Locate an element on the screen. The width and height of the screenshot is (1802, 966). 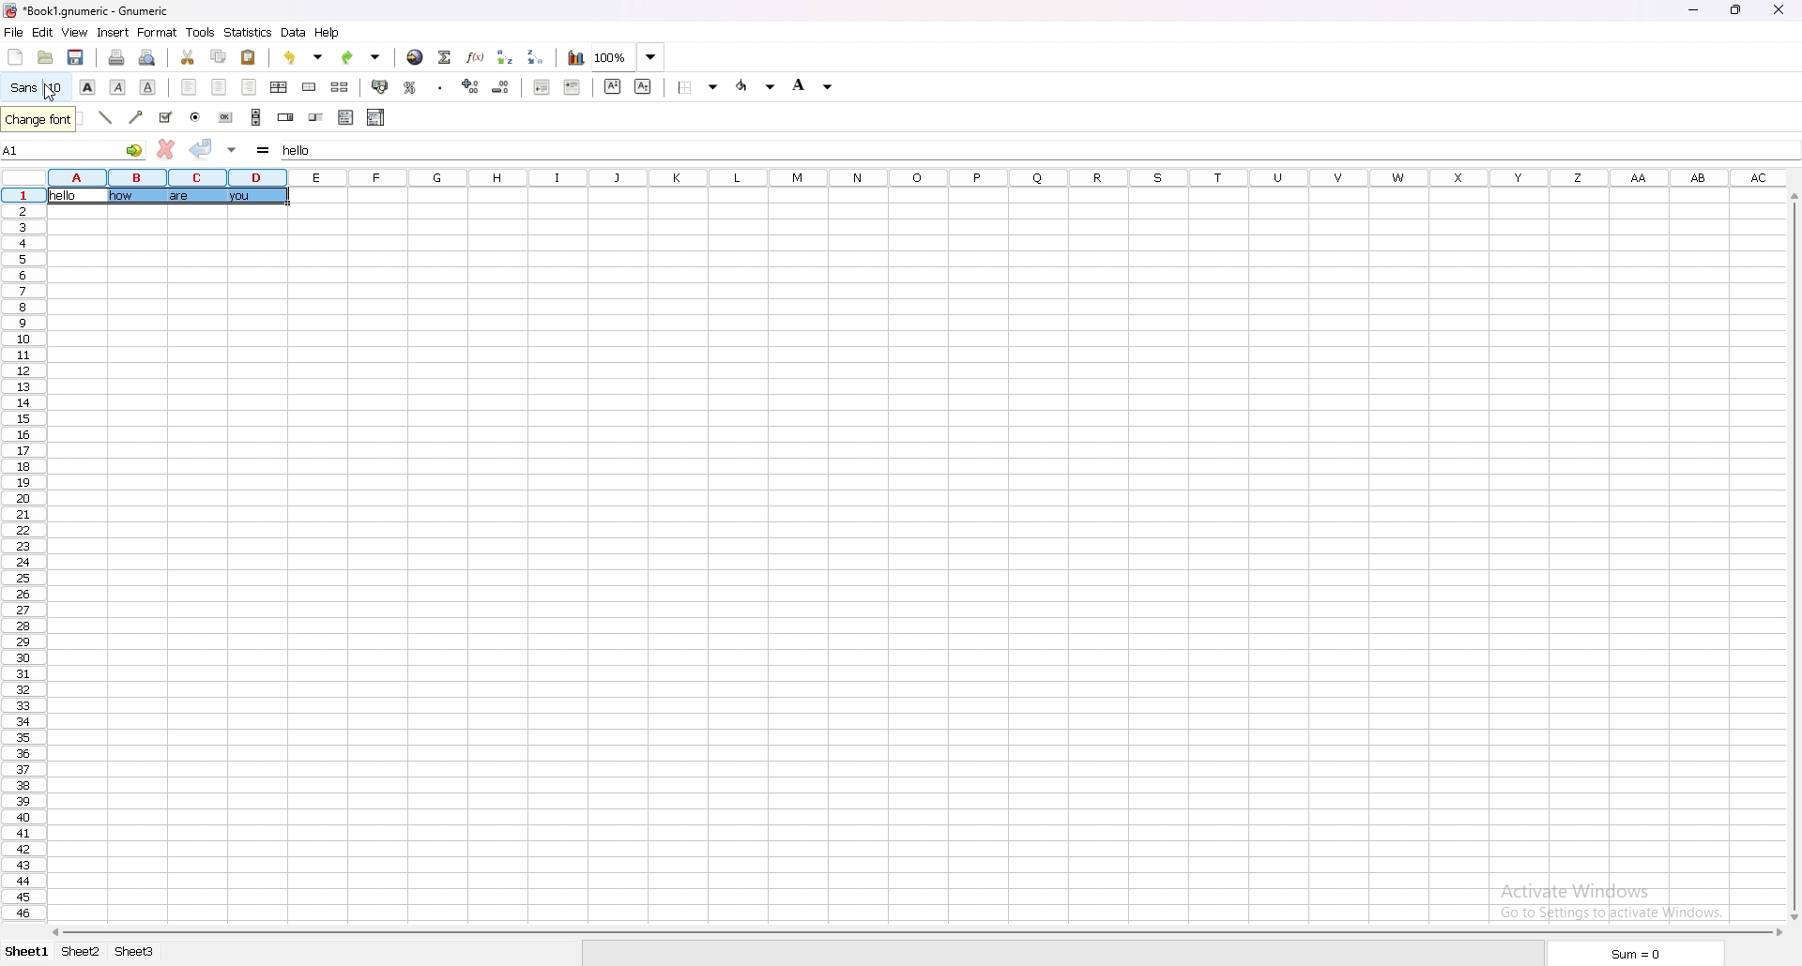
redo is located at coordinates (362, 56).